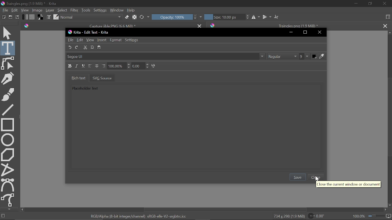 The height and width of the screenshot is (220, 392). Describe the element at coordinates (317, 179) in the screenshot. I see `cursor` at that location.